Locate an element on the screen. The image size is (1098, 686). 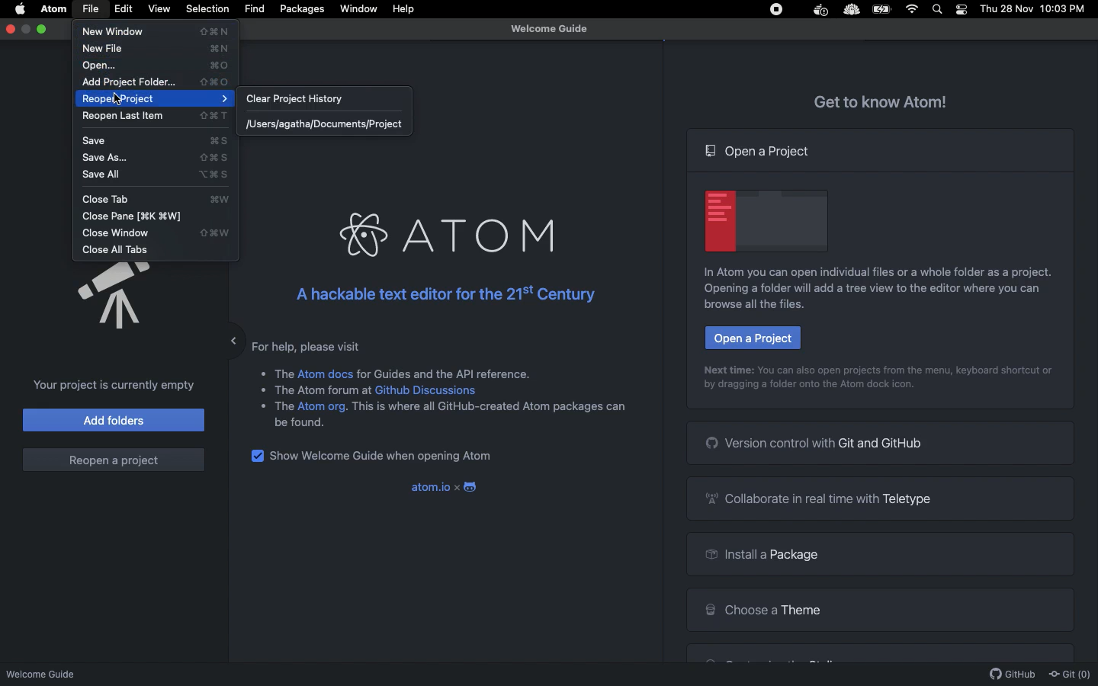
Git is located at coordinates (1069, 675).